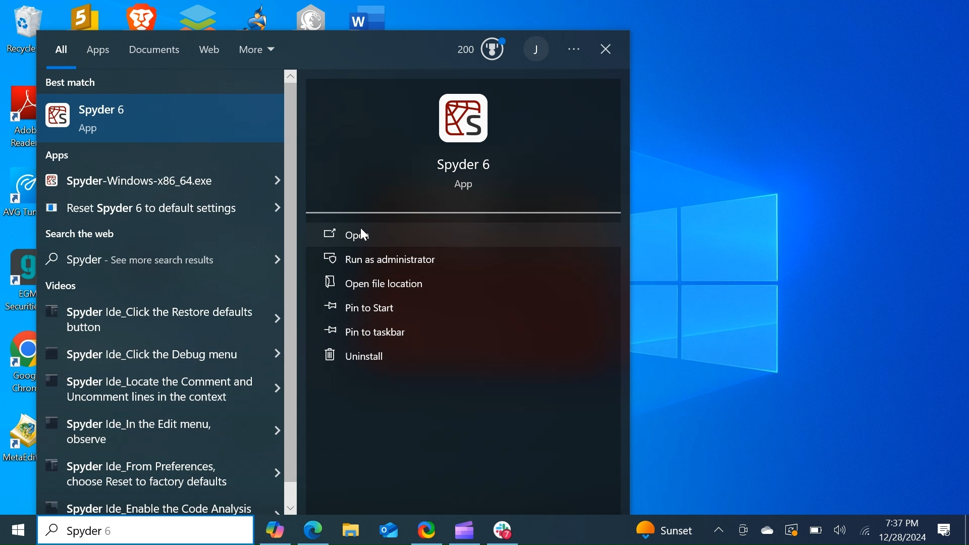  What do you see at coordinates (274, 530) in the screenshot?
I see `Copilot` at bounding box center [274, 530].